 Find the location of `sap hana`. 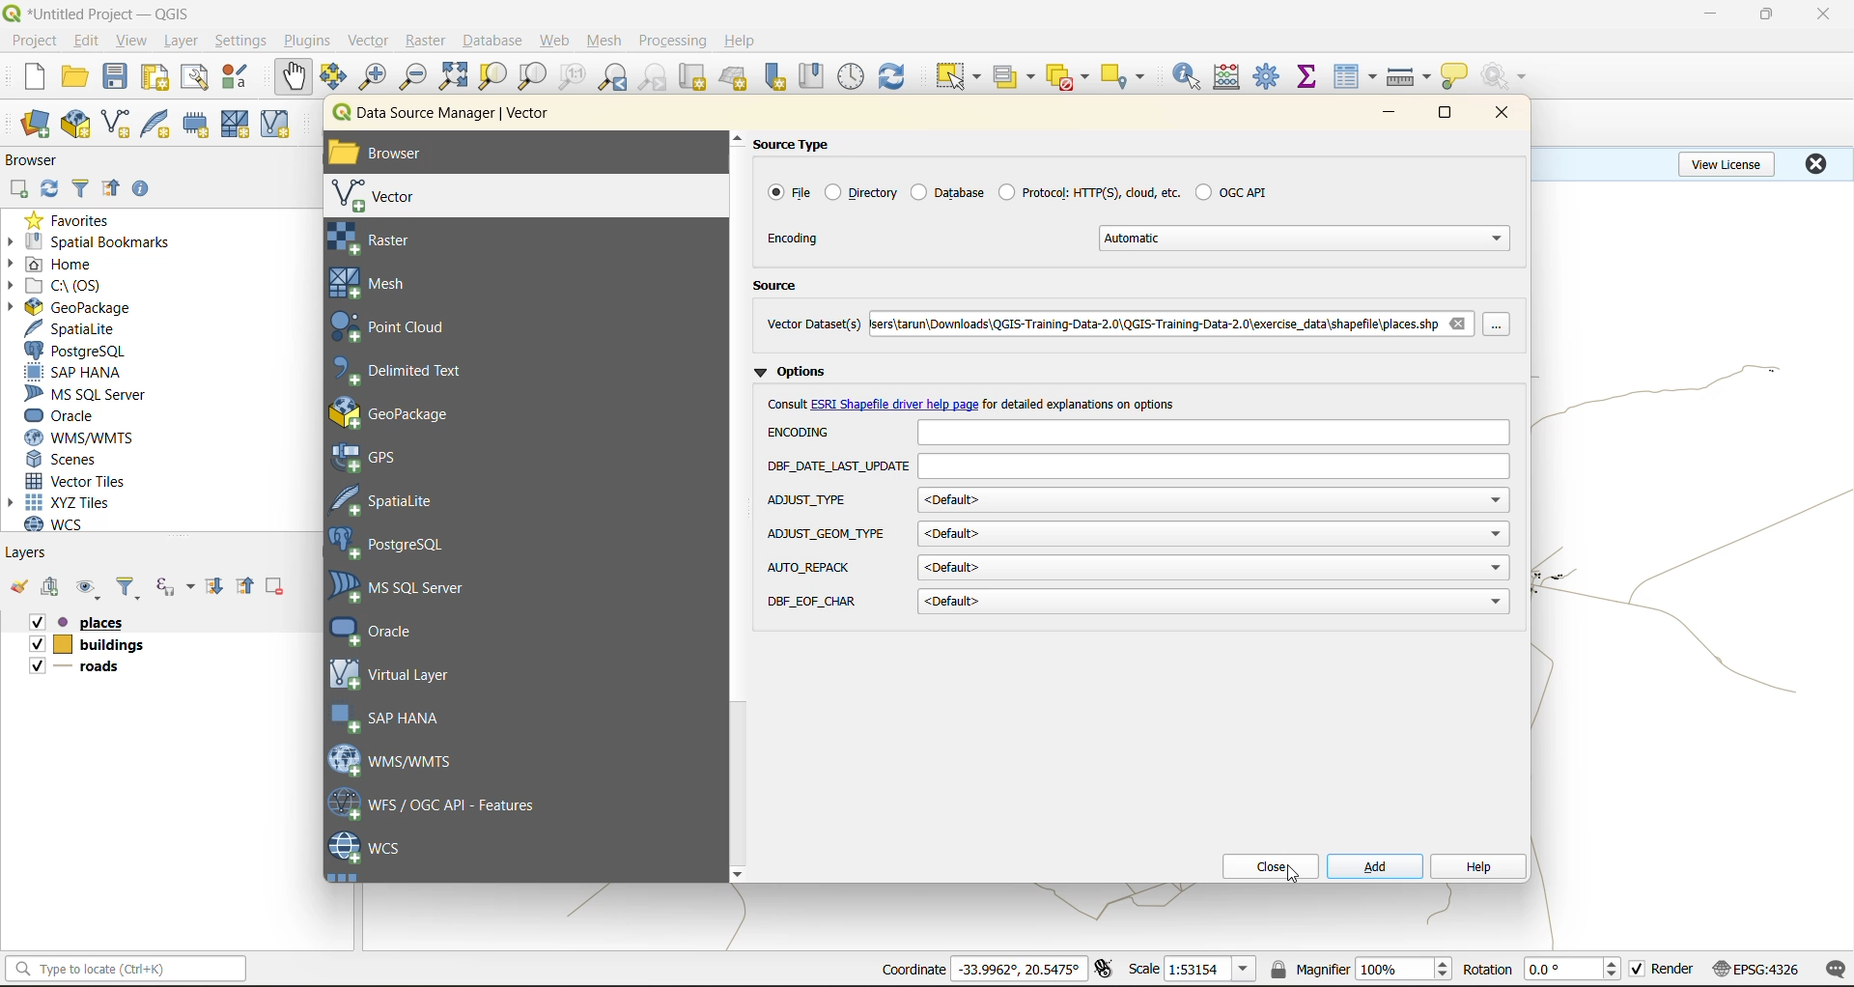

sap hana is located at coordinates (74, 373).